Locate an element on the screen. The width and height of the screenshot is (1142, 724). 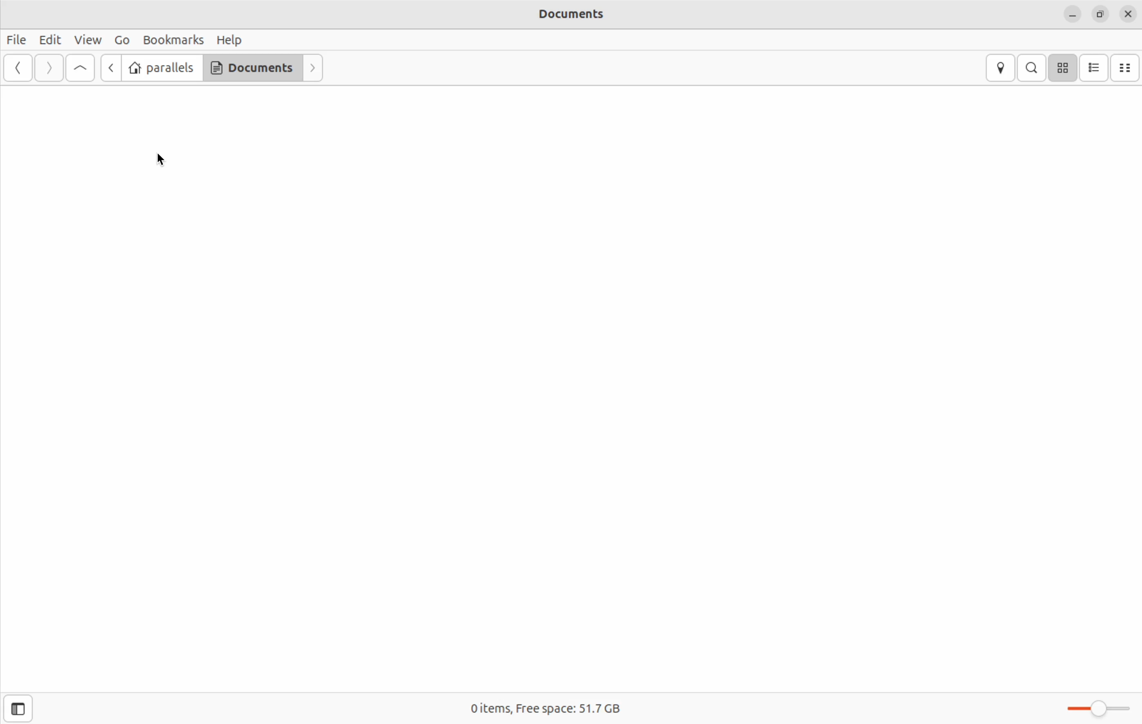
search is located at coordinates (1031, 67).